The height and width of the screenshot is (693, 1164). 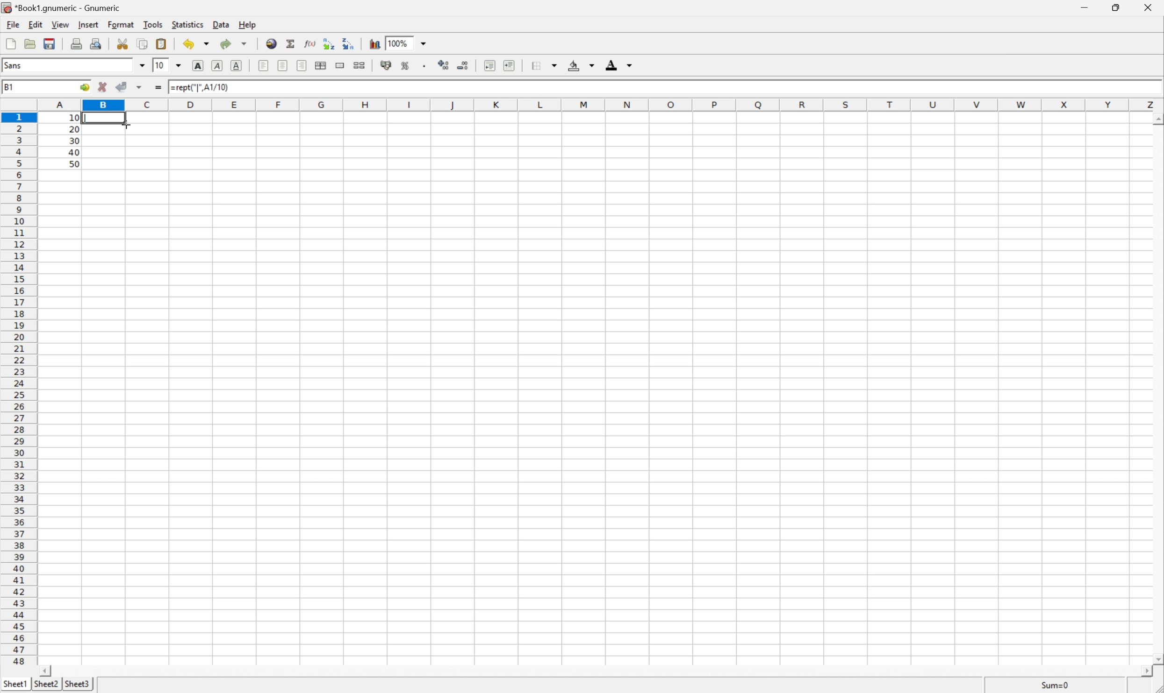 What do you see at coordinates (144, 44) in the screenshot?
I see `Copy selection` at bounding box center [144, 44].